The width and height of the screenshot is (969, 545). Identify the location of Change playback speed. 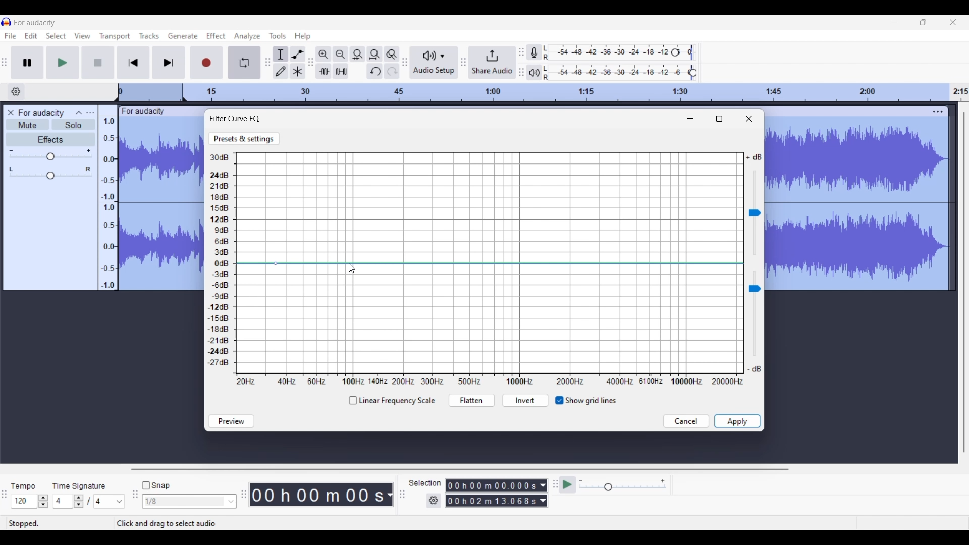
(622, 487).